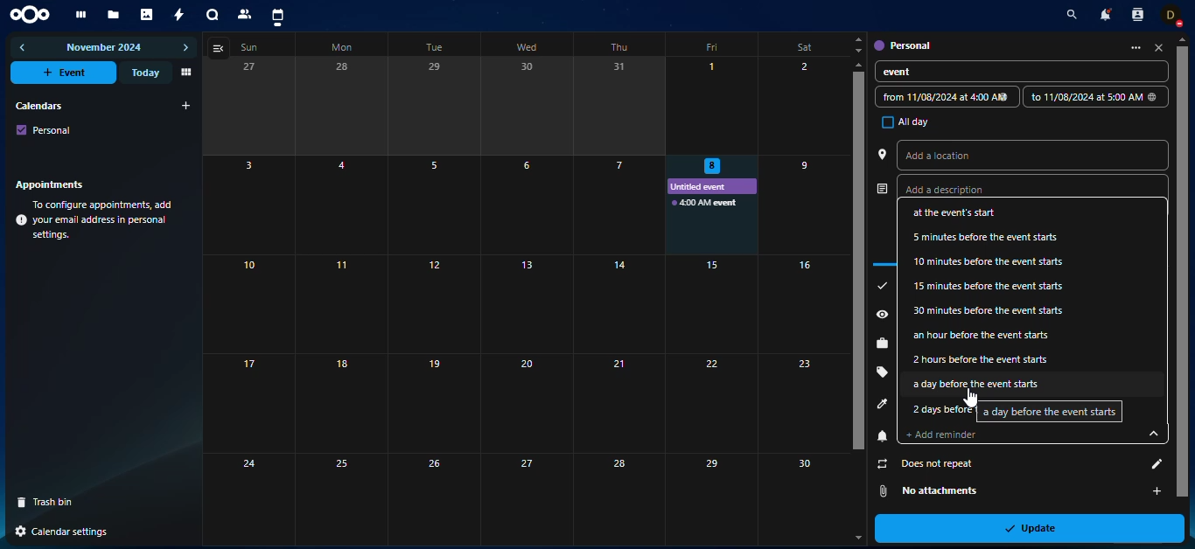  What do you see at coordinates (881, 436) in the screenshot?
I see `reminder` at bounding box center [881, 436].